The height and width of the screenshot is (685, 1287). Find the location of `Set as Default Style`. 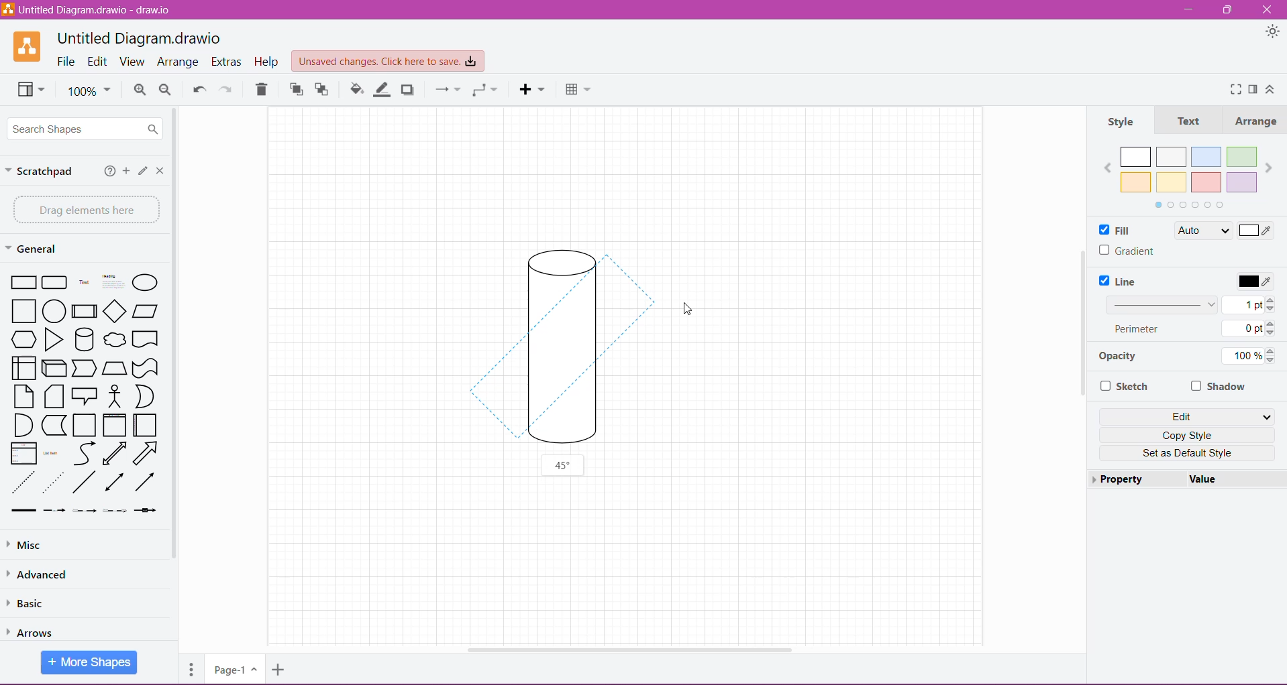

Set as Default Style is located at coordinates (1187, 454).